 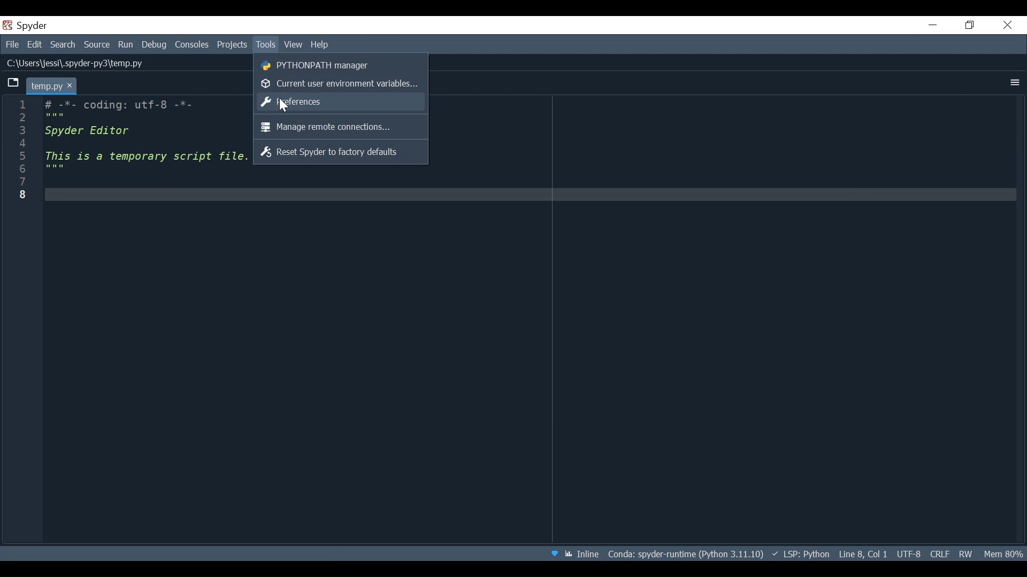 I want to click on Cursor Position, so click(x=863, y=554).